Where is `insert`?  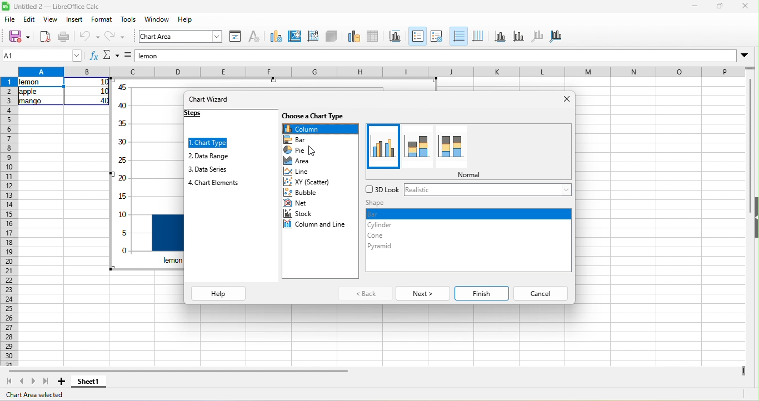 insert is located at coordinates (77, 21).